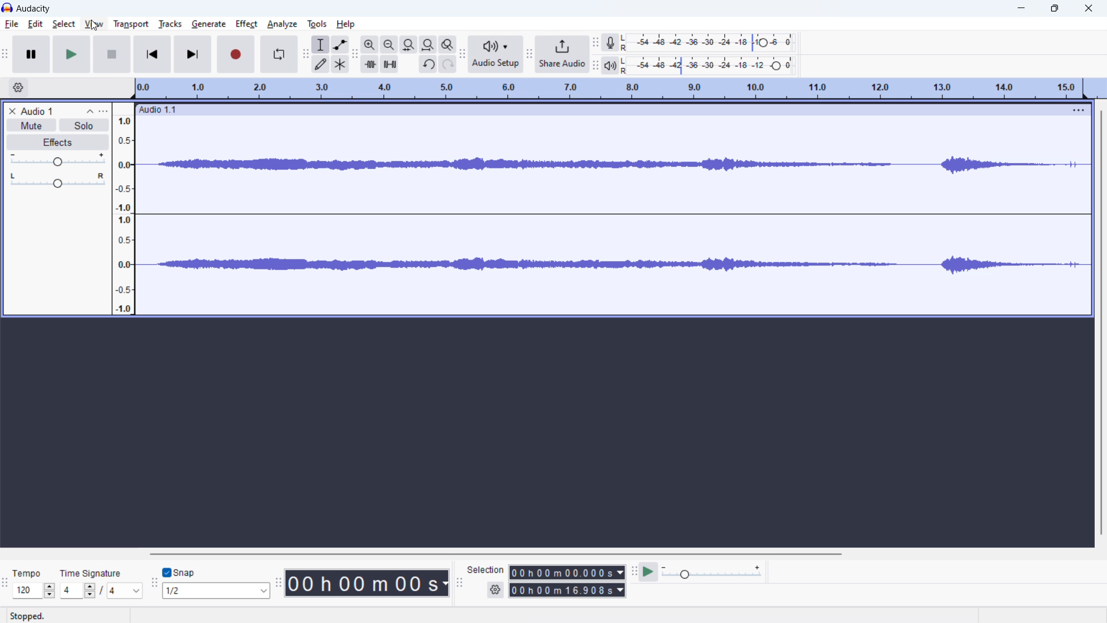 The width and height of the screenshot is (1107, 623). What do you see at coordinates (278, 582) in the screenshot?
I see `time toolbar` at bounding box center [278, 582].